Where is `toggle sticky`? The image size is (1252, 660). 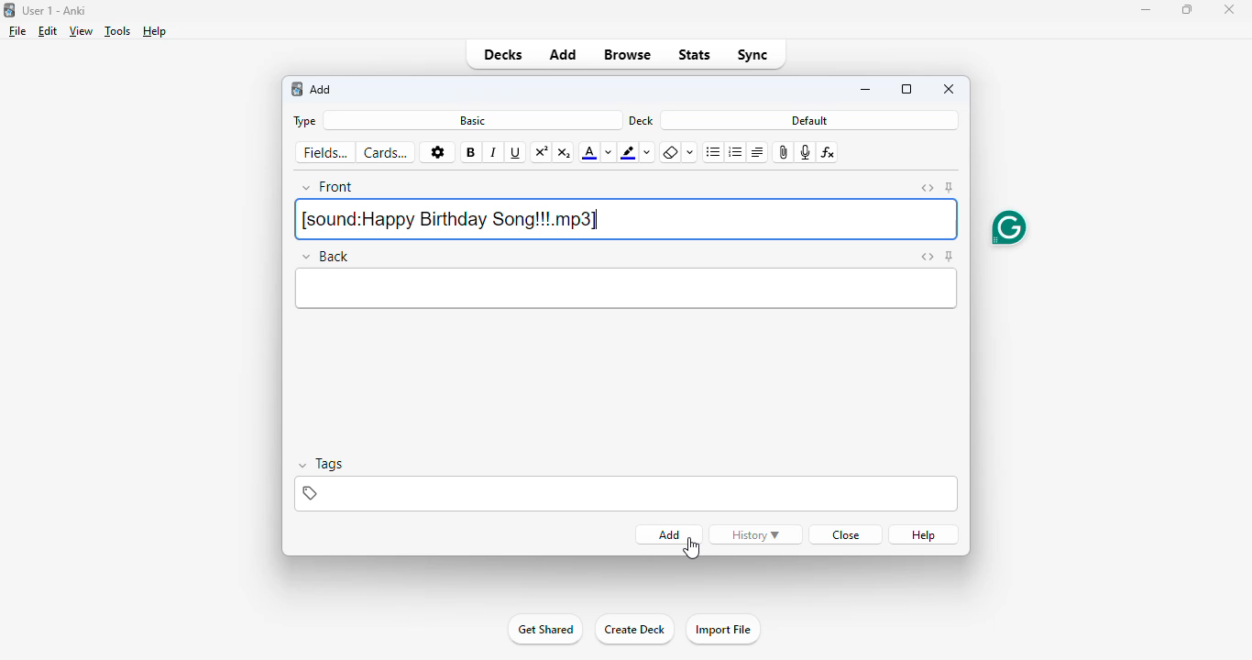 toggle sticky is located at coordinates (950, 257).